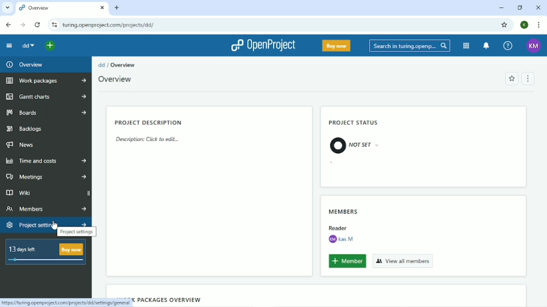  What do you see at coordinates (46, 81) in the screenshot?
I see `Work packages` at bounding box center [46, 81].